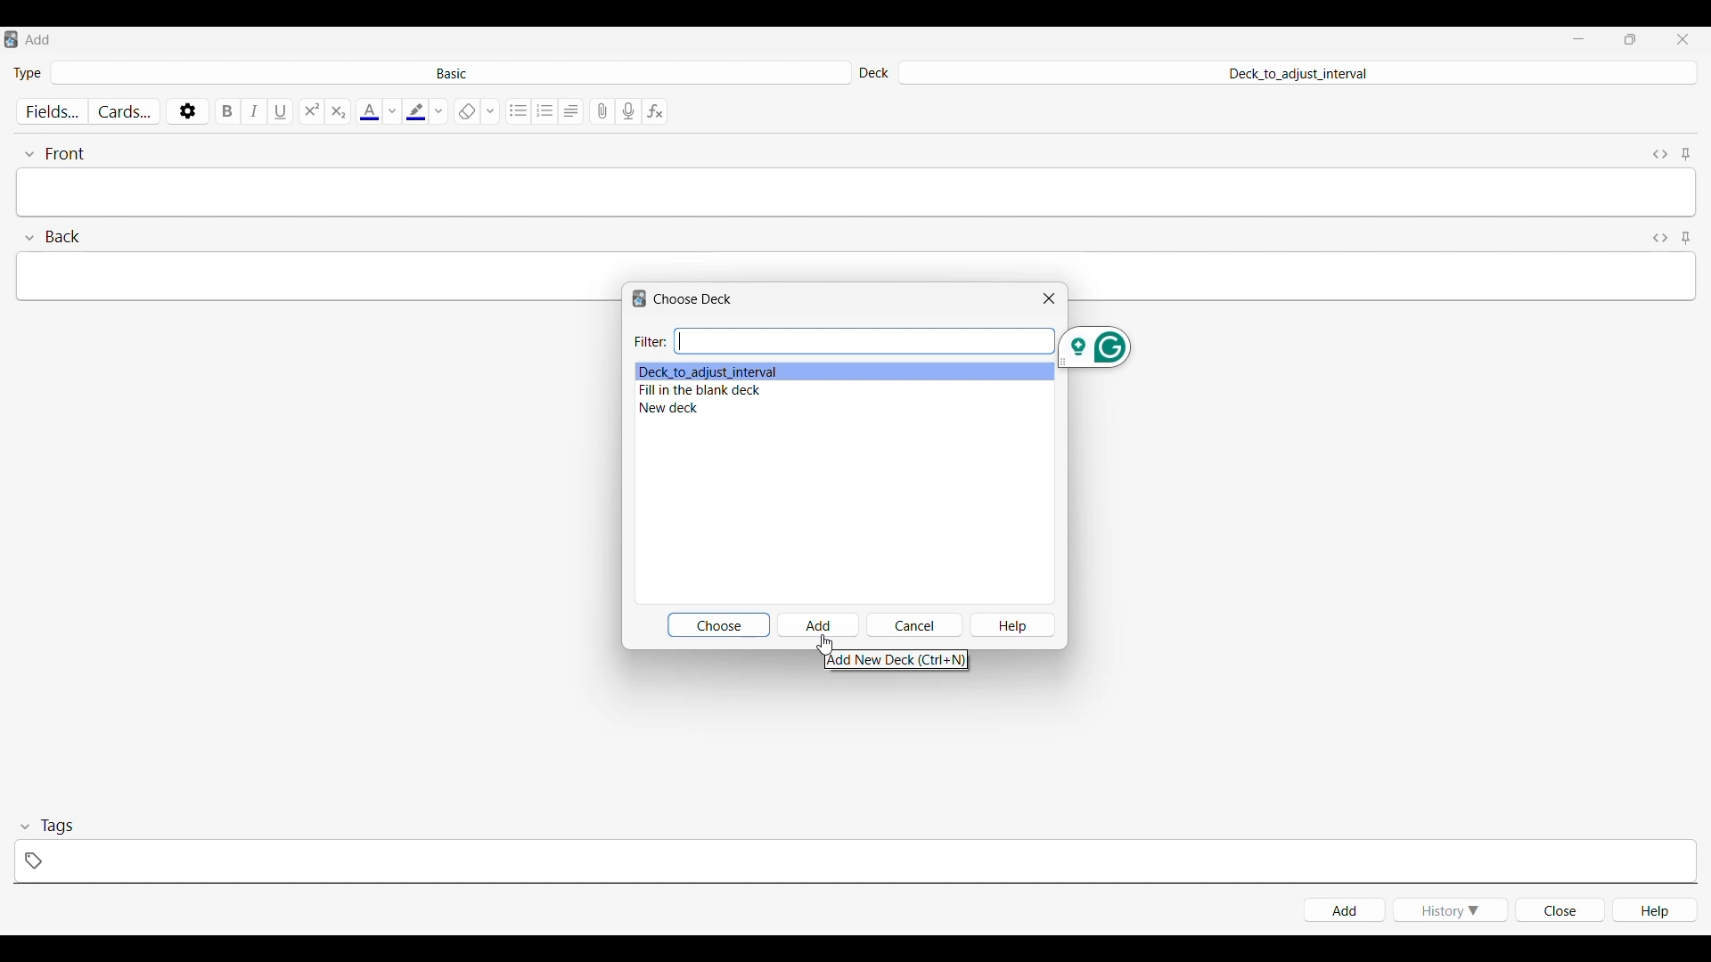  What do you see at coordinates (1093, 348) in the screenshot?
I see `Grammarly extension` at bounding box center [1093, 348].